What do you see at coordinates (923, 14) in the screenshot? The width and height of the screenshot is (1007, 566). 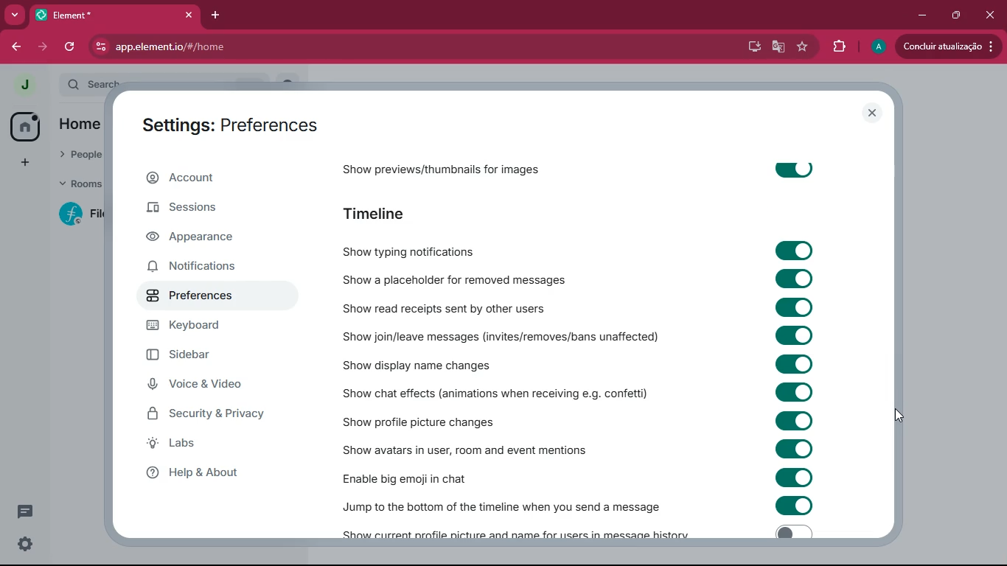 I see `minimize` at bounding box center [923, 14].